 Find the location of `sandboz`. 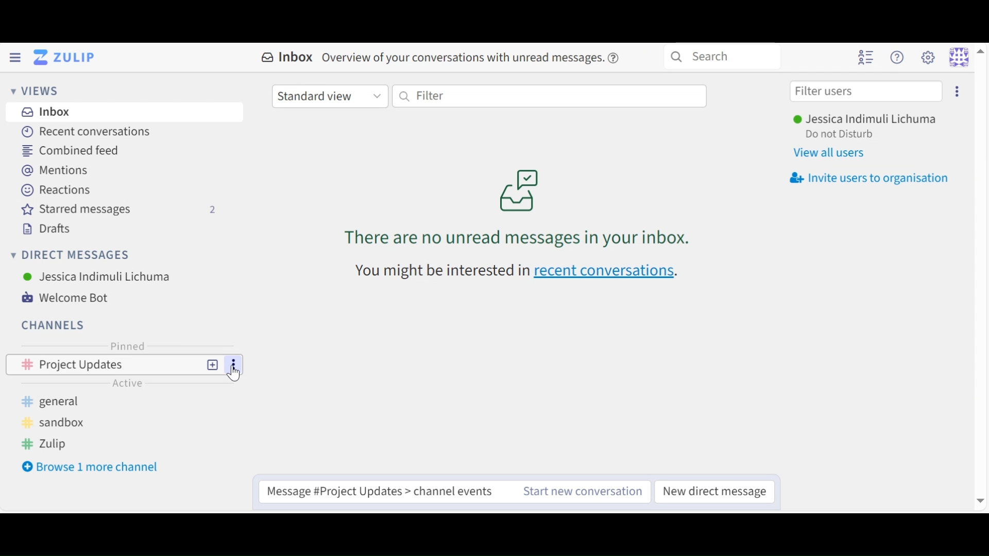

sandboz is located at coordinates (45, 422).